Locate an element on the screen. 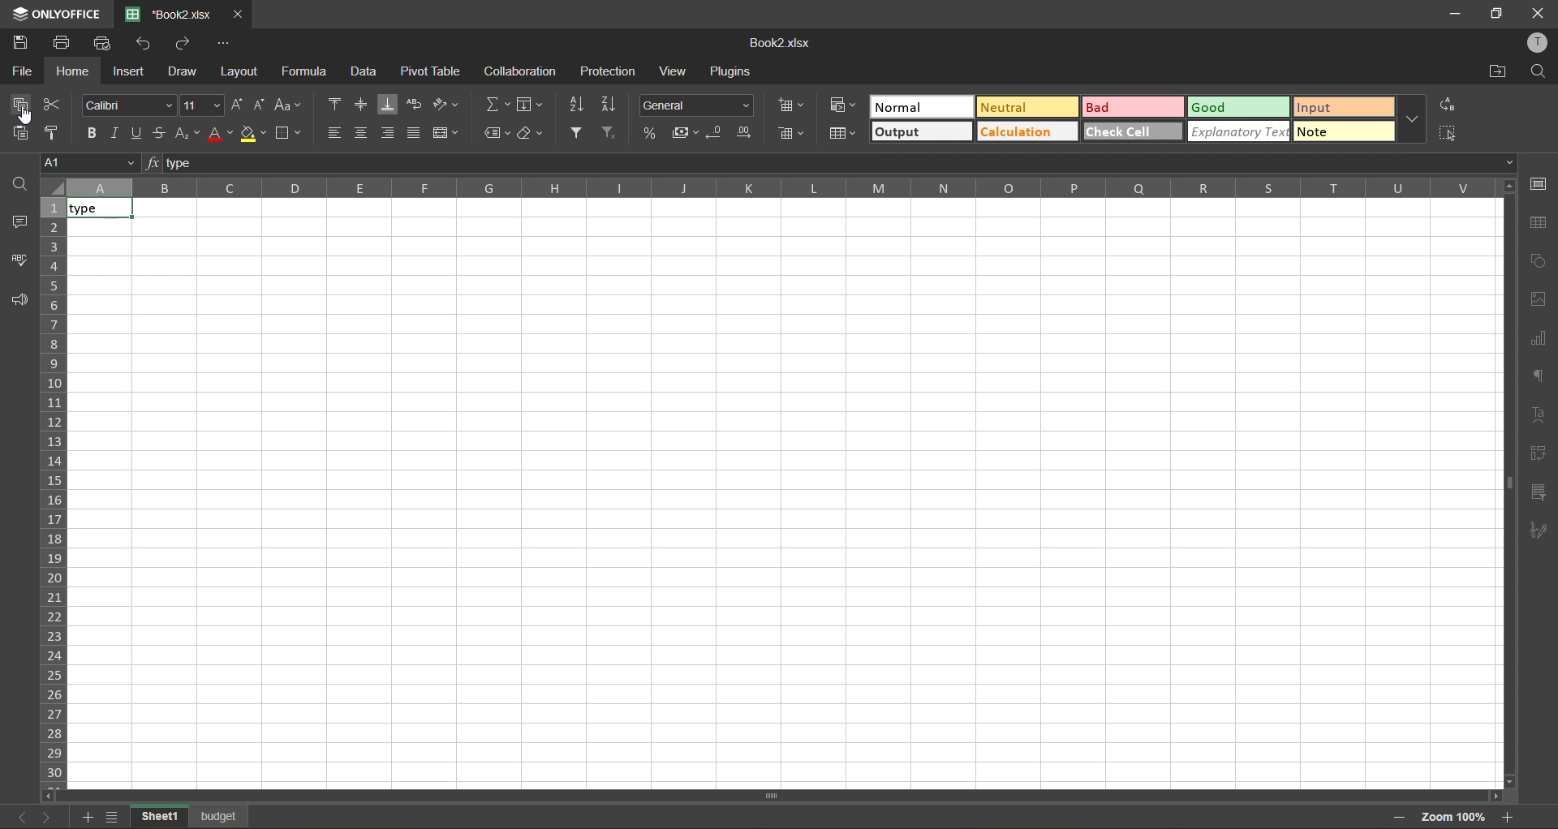 The height and width of the screenshot is (829, 1558). paste is located at coordinates (15, 133).